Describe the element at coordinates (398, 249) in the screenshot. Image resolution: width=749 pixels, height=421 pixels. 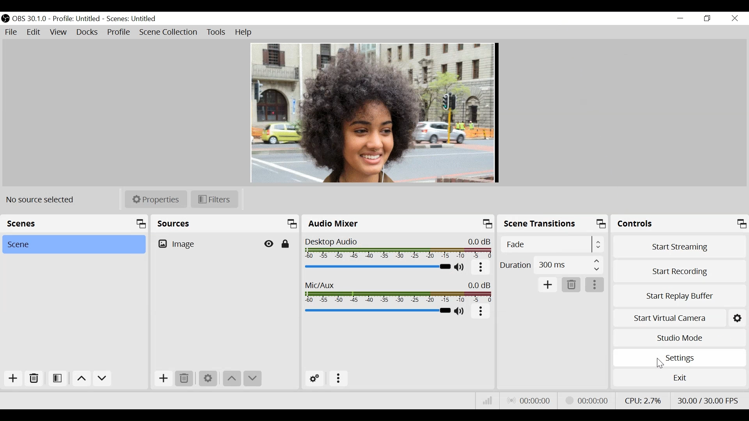
I see `Desktop Audio` at that location.